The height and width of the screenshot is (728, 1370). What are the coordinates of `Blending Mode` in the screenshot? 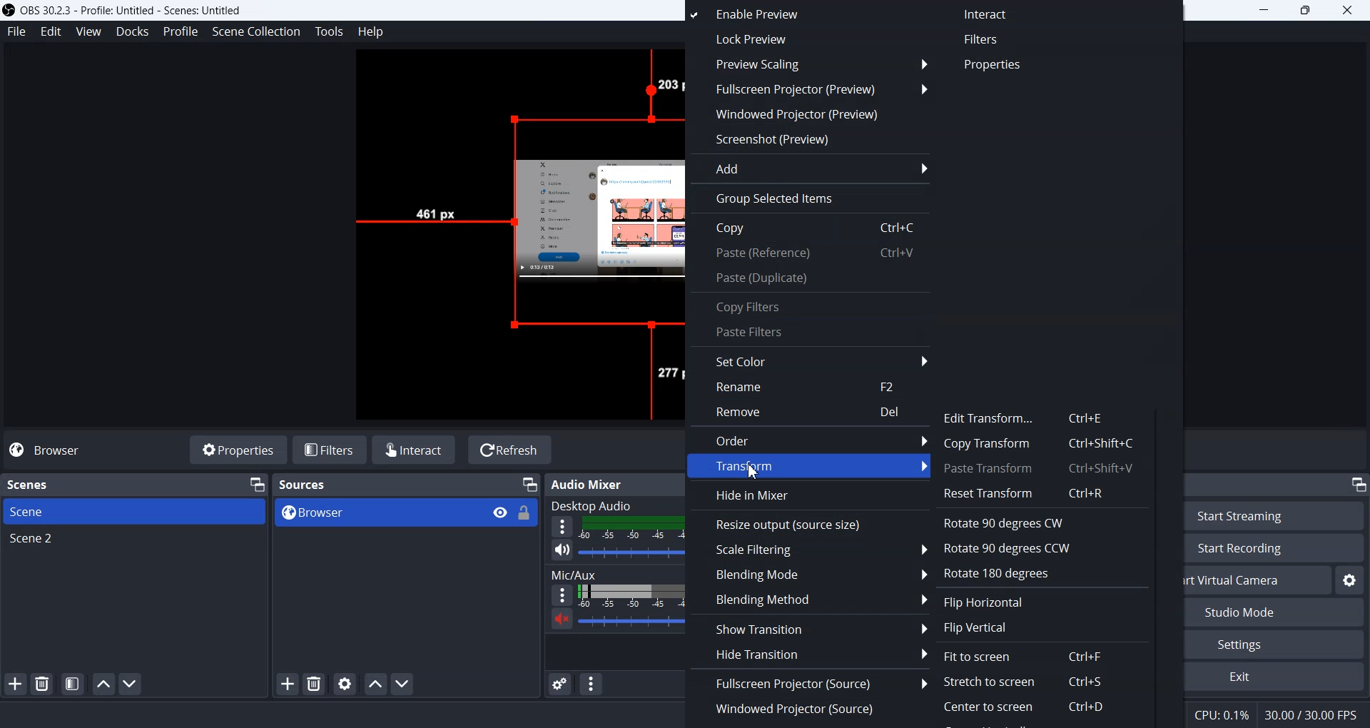 It's located at (808, 575).